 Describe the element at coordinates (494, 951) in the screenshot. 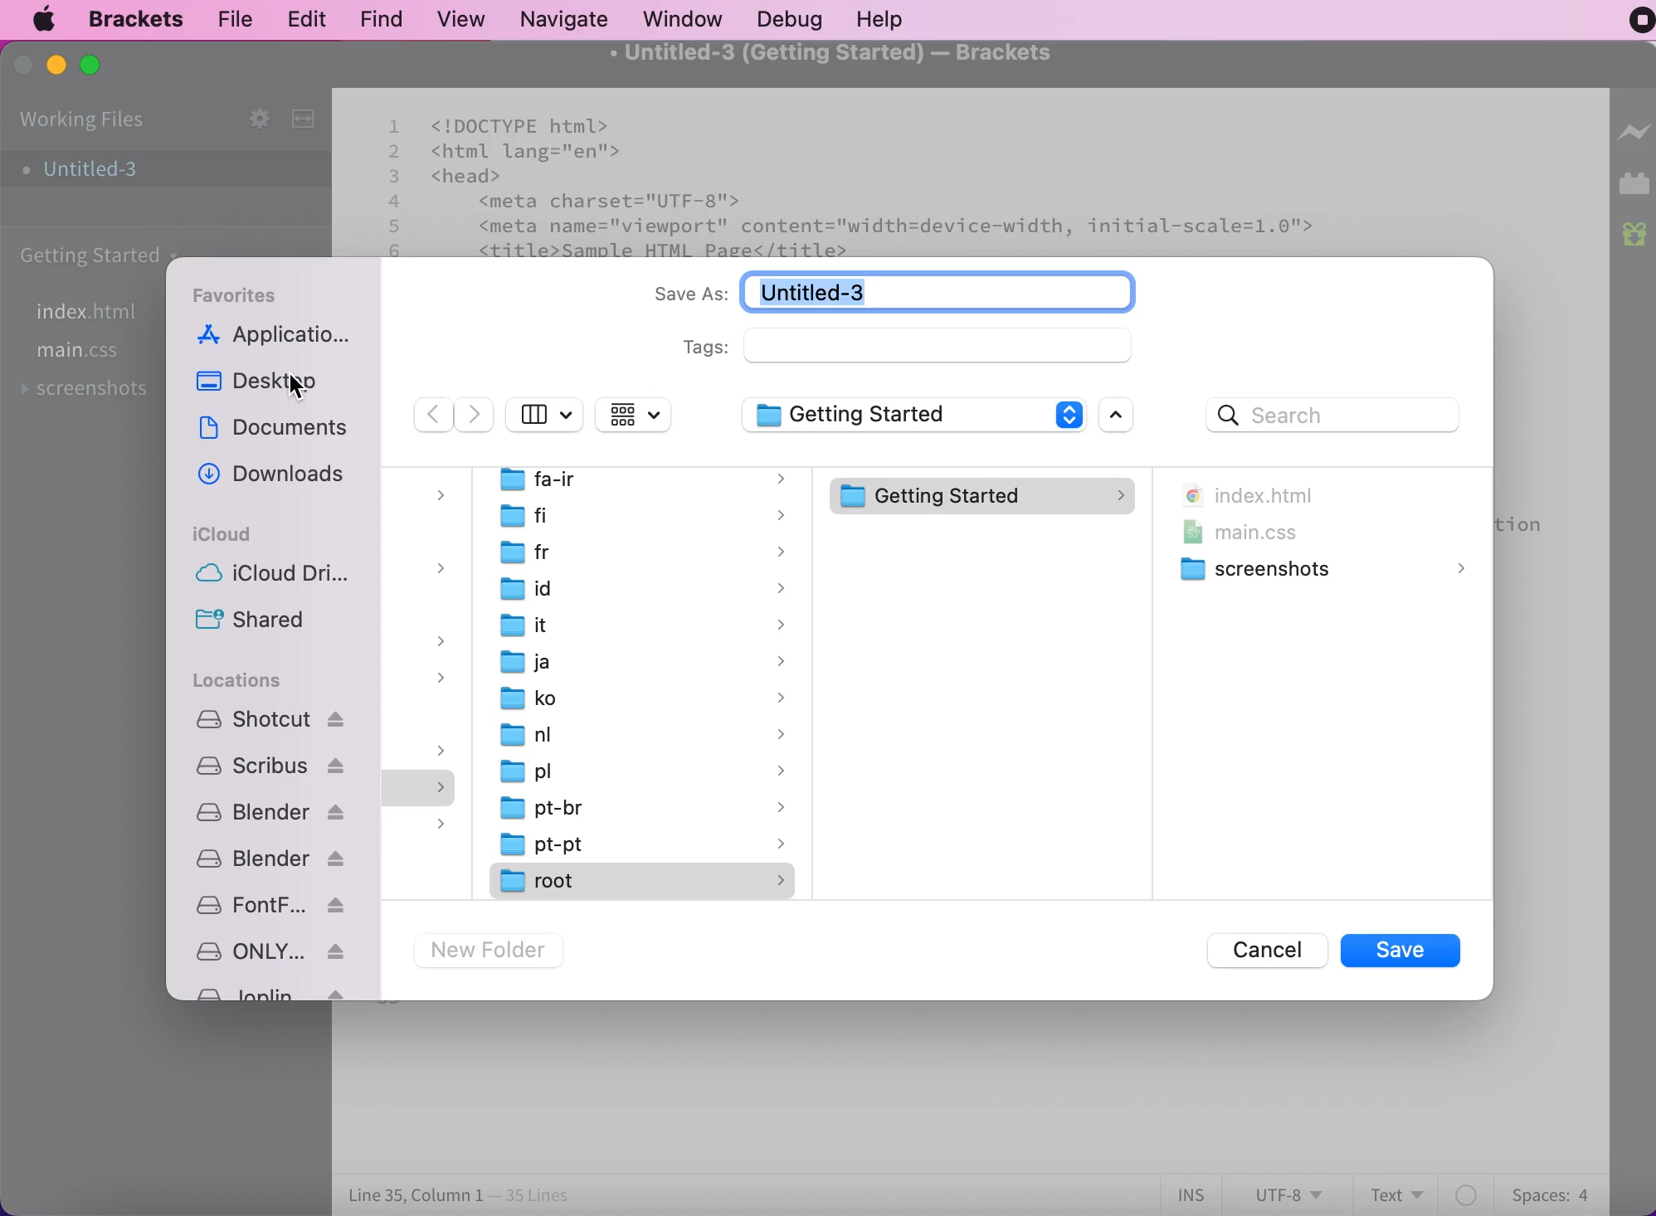

I see `new folder` at that location.